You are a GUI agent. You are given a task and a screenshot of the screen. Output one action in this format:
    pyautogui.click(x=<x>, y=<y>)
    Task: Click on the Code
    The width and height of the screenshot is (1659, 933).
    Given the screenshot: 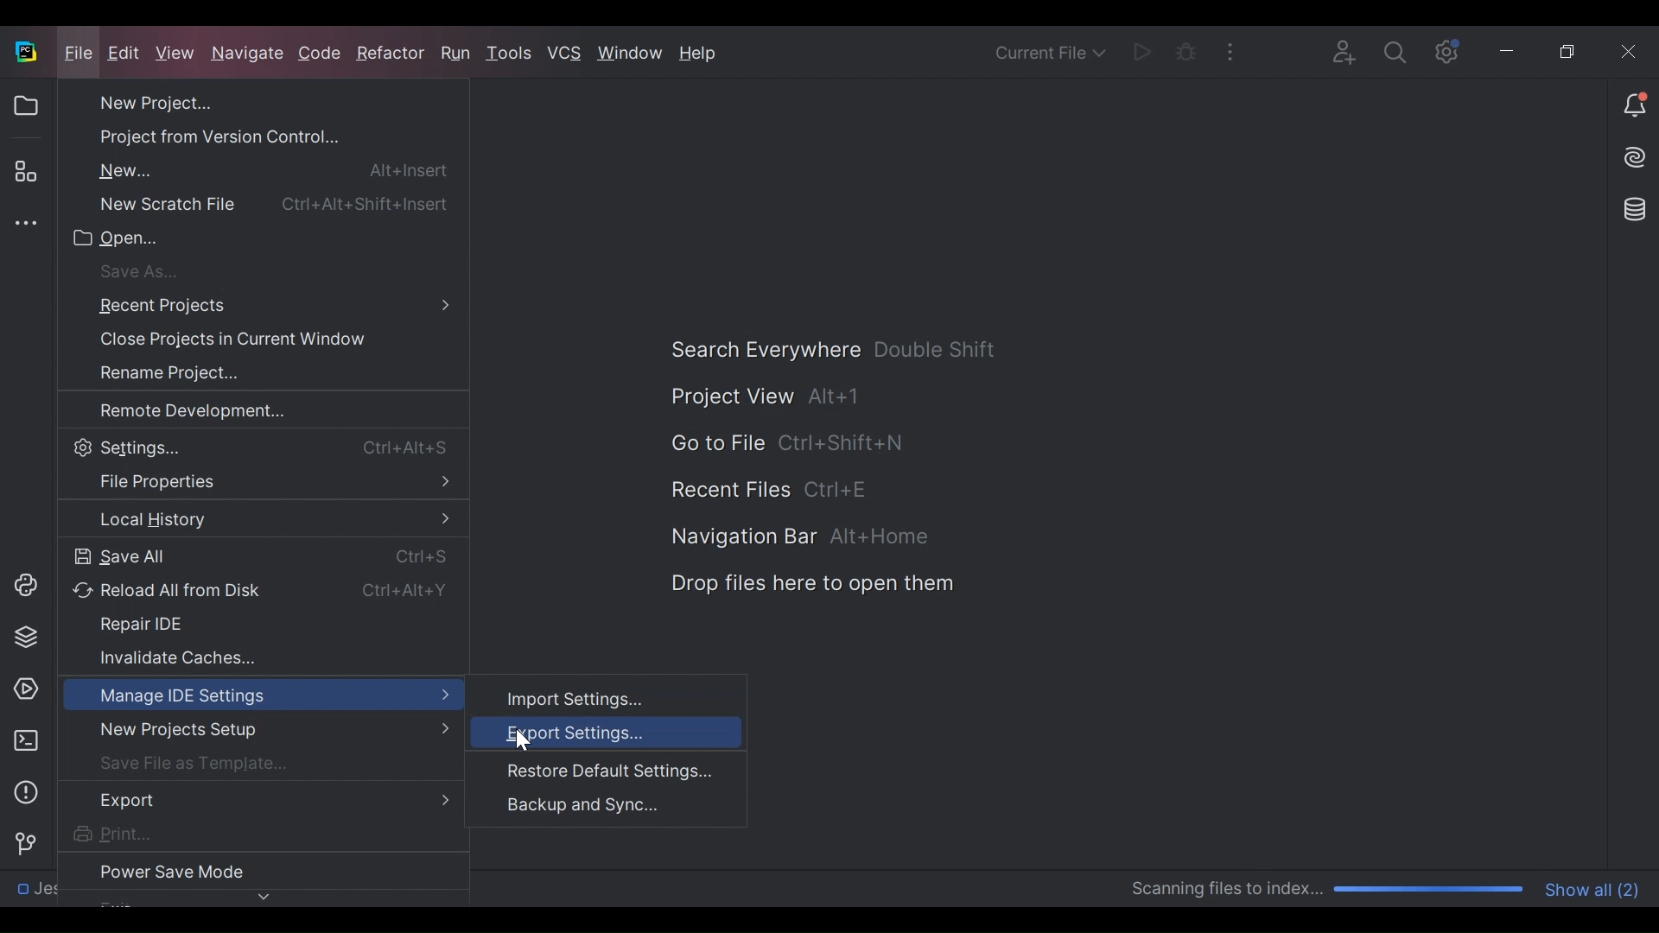 What is the action you would take?
    pyautogui.click(x=321, y=55)
    